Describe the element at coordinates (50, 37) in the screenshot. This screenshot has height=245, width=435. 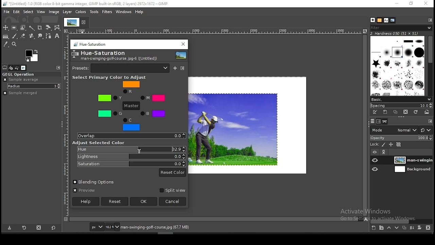
I see `paths tool` at that location.